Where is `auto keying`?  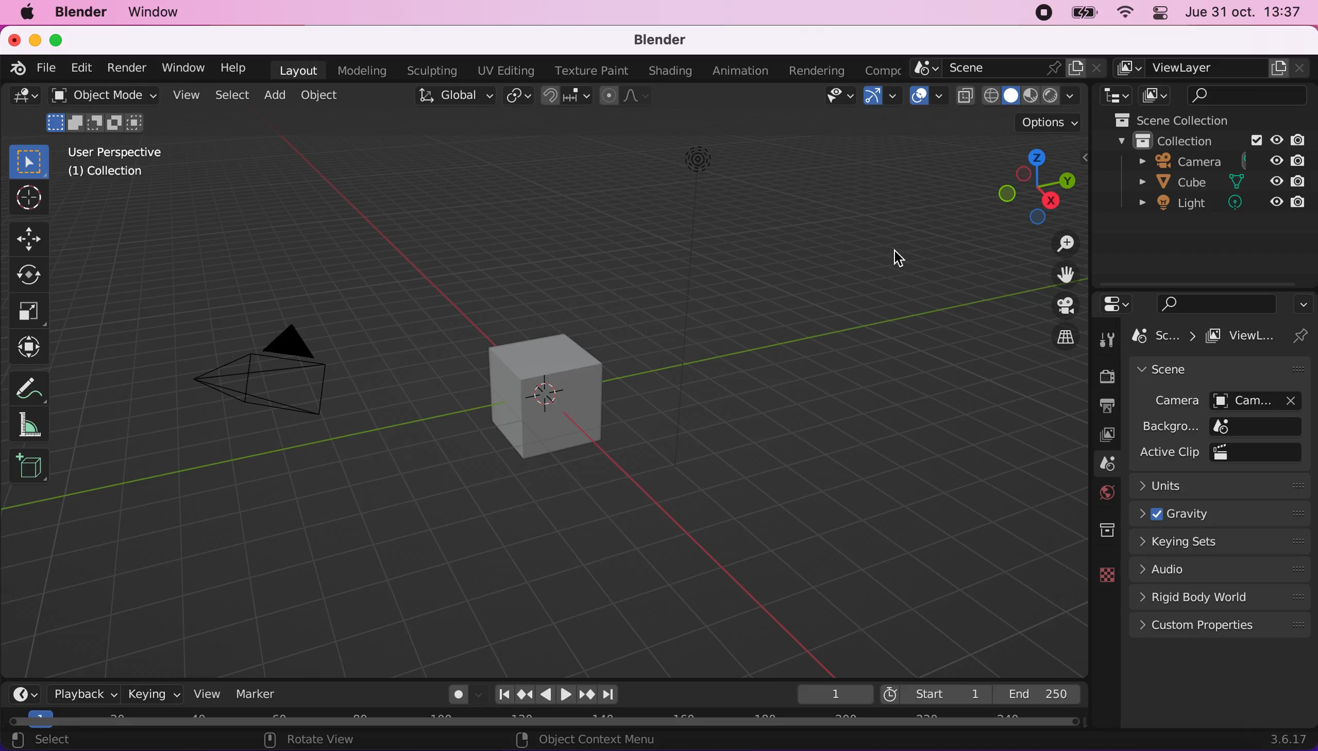
auto keying is located at coordinates (454, 695).